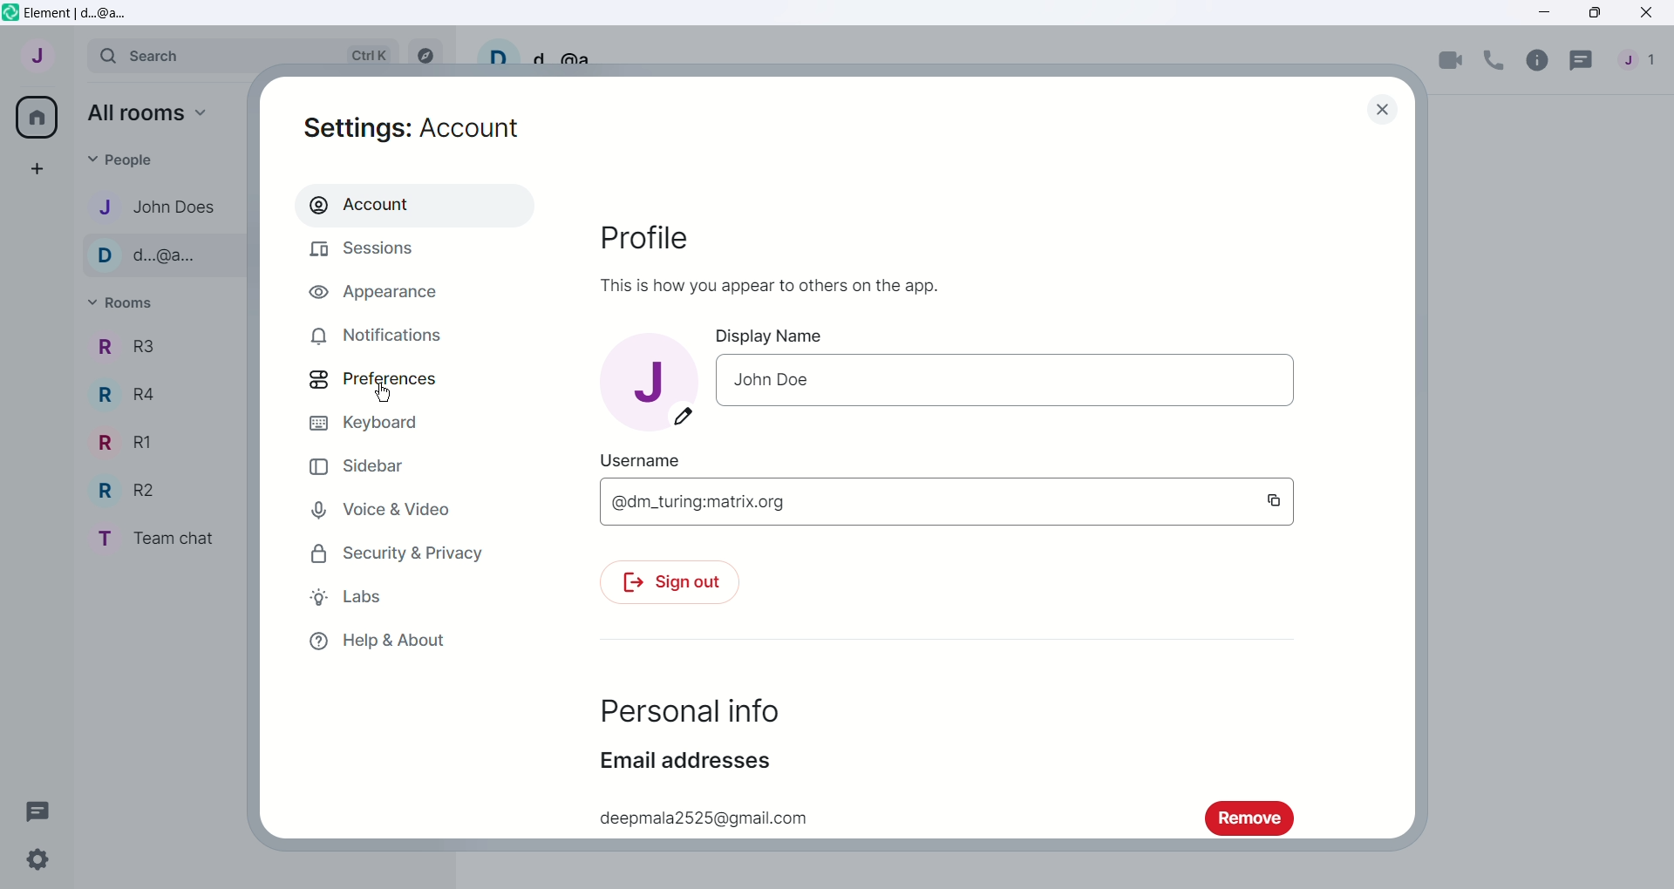  I want to click on Element icon, so click(10, 12).